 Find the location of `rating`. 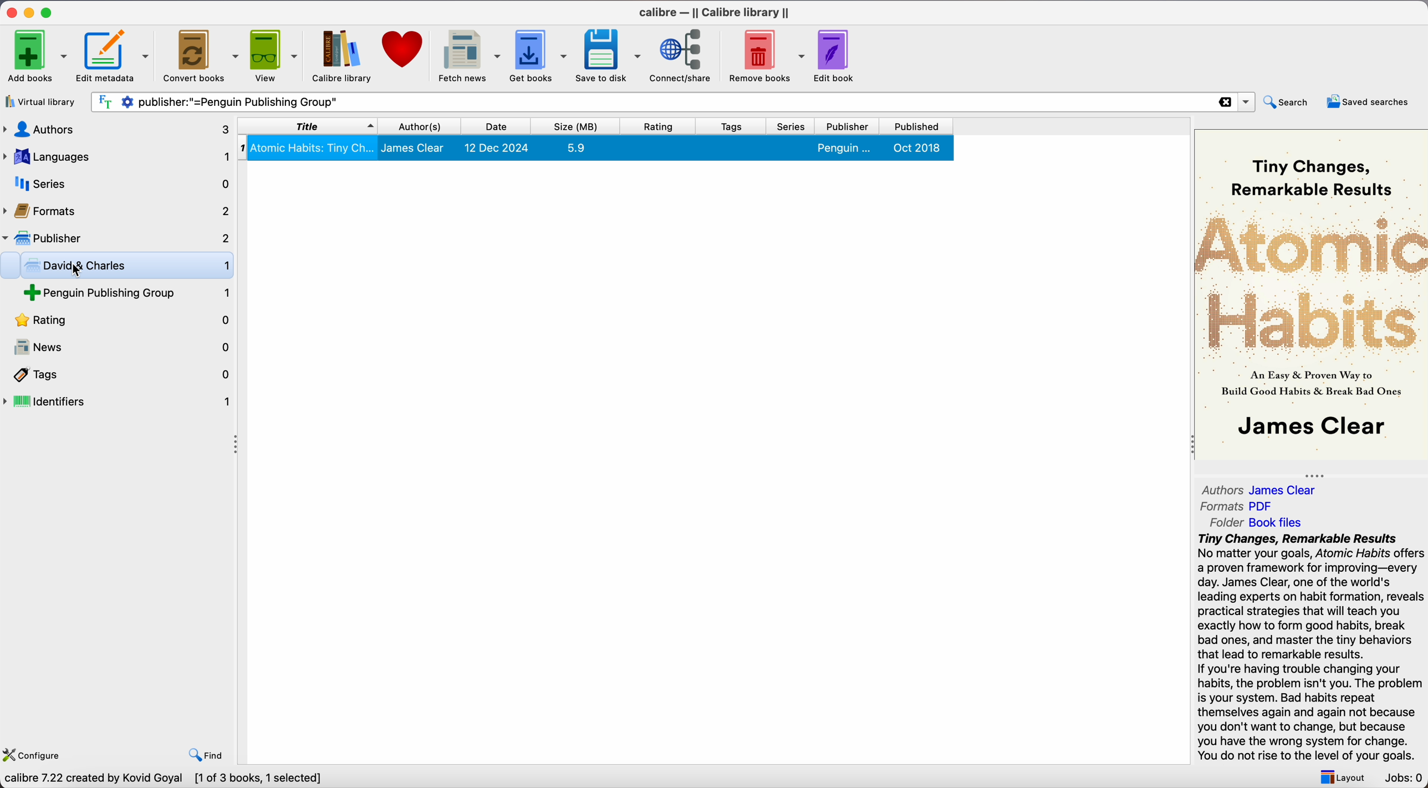

rating is located at coordinates (664, 126).